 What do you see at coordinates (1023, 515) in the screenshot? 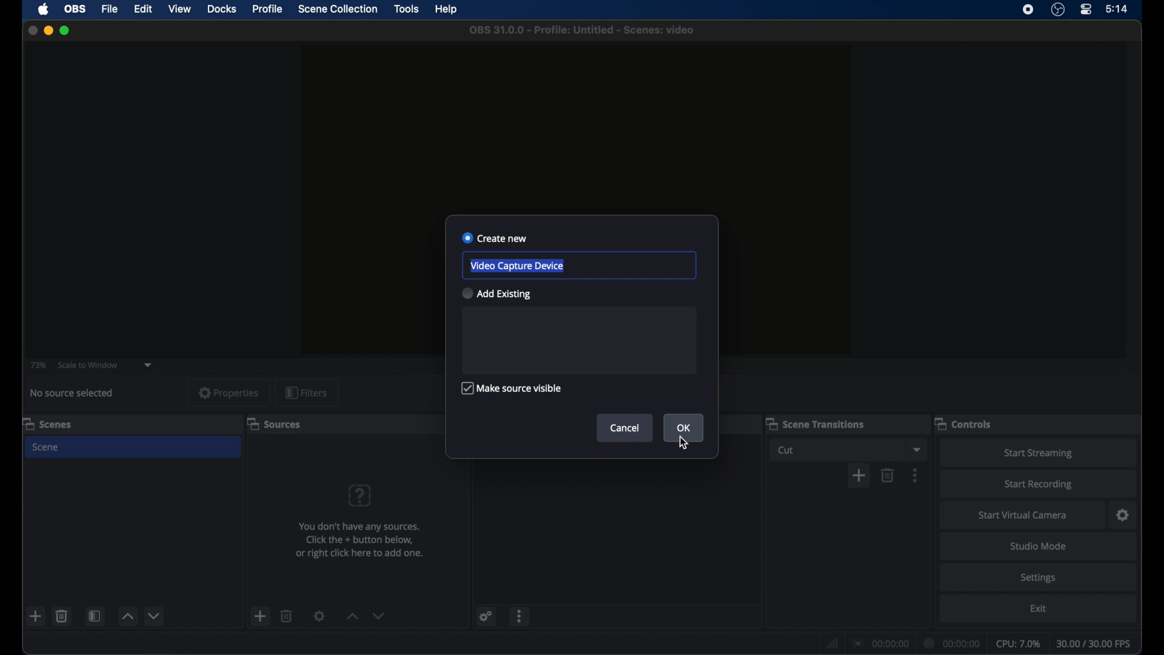
I see `start virtual camera` at bounding box center [1023, 515].